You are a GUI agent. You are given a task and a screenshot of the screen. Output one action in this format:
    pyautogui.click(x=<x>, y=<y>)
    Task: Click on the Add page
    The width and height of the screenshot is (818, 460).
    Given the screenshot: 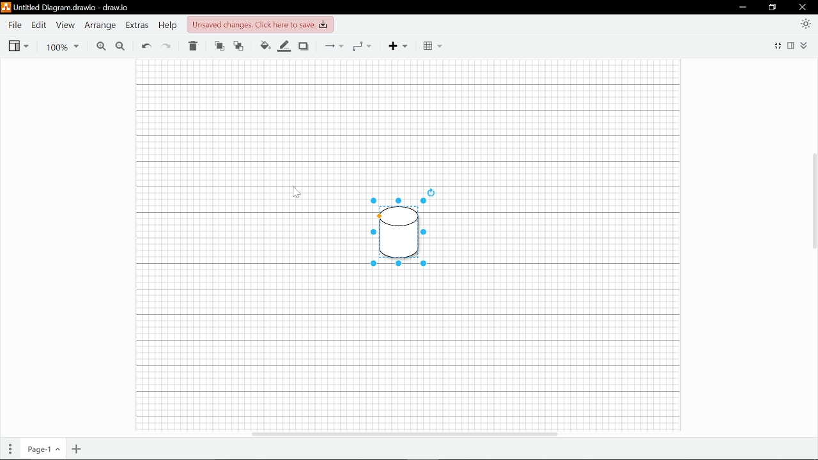 What is the action you would take?
    pyautogui.click(x=76, y=448)
    